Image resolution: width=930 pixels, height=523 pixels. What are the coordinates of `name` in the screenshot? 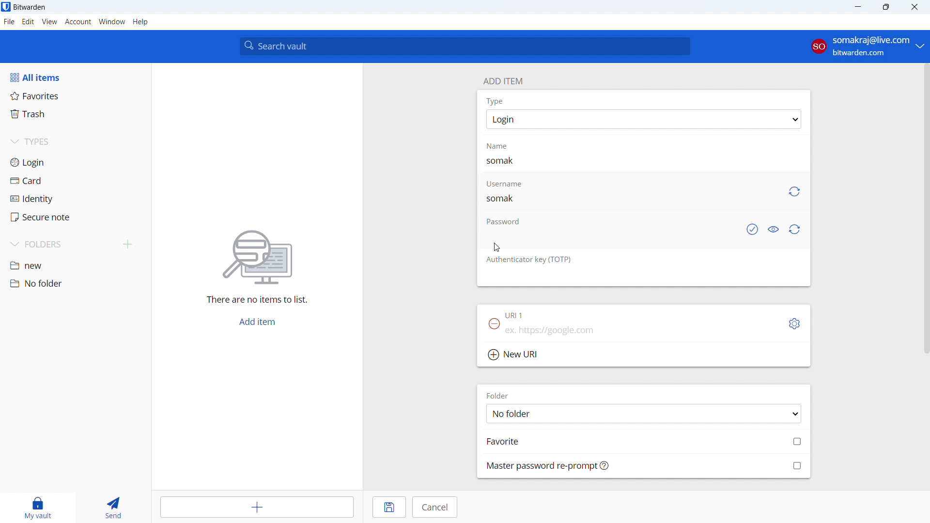 It's located at (503, 146).